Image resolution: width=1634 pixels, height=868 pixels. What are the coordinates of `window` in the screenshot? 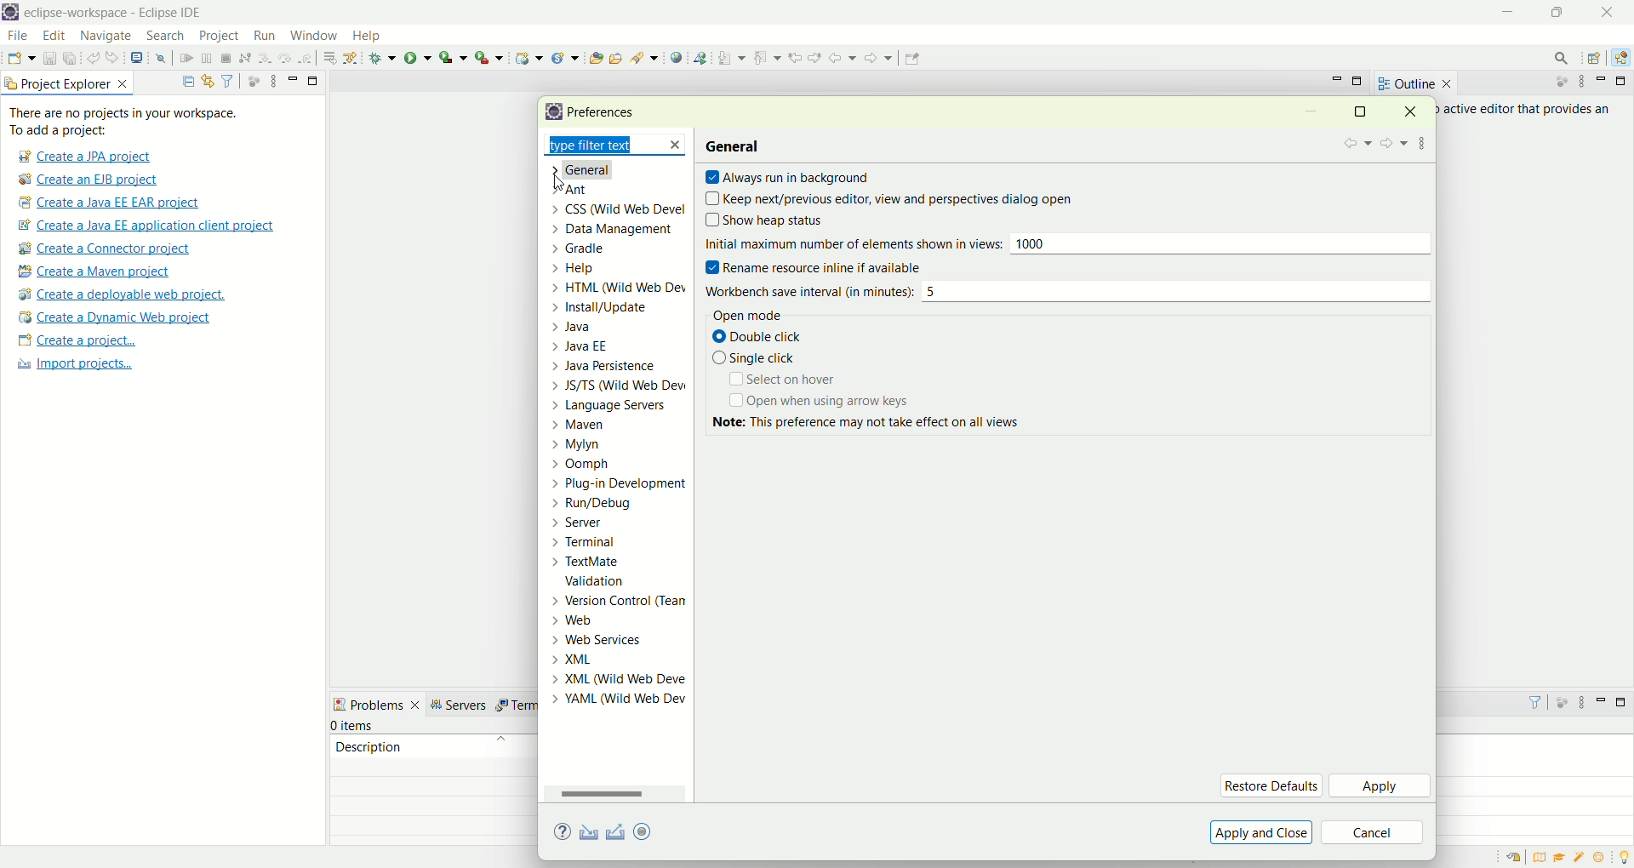 It's located at (312, 31).